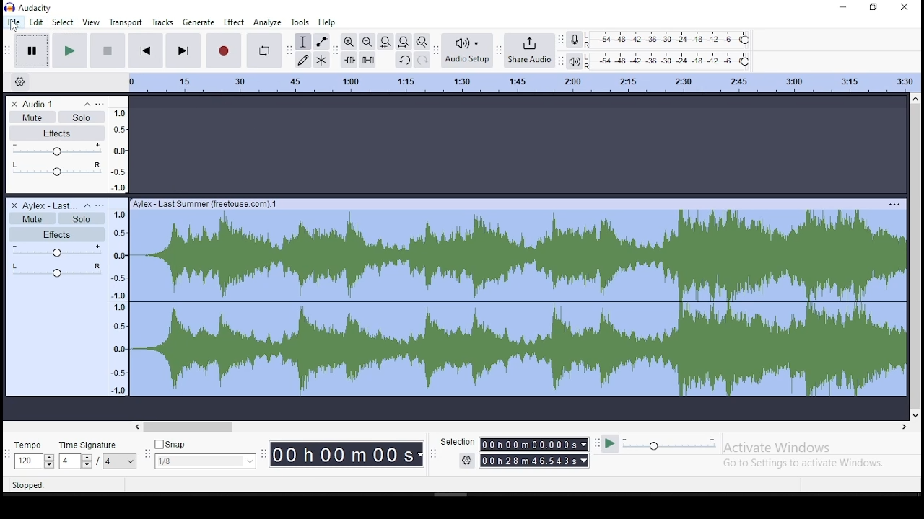 This screenshot has height=519, width=924. What do you see at coordinates (266, 51) in the screenshot?
I see `enable looping` at bounding box center [266, 51].